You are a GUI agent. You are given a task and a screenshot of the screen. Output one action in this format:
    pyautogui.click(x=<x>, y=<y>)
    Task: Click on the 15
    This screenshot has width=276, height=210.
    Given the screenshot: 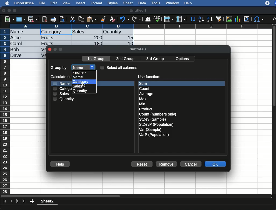 What is the action you would take?
    pyautogui.click(x=129, y=38)
    